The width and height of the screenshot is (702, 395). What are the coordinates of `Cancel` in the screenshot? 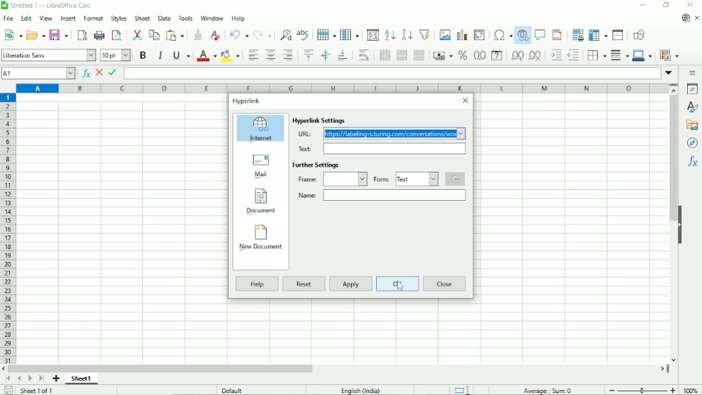 It's located at (100, 73).